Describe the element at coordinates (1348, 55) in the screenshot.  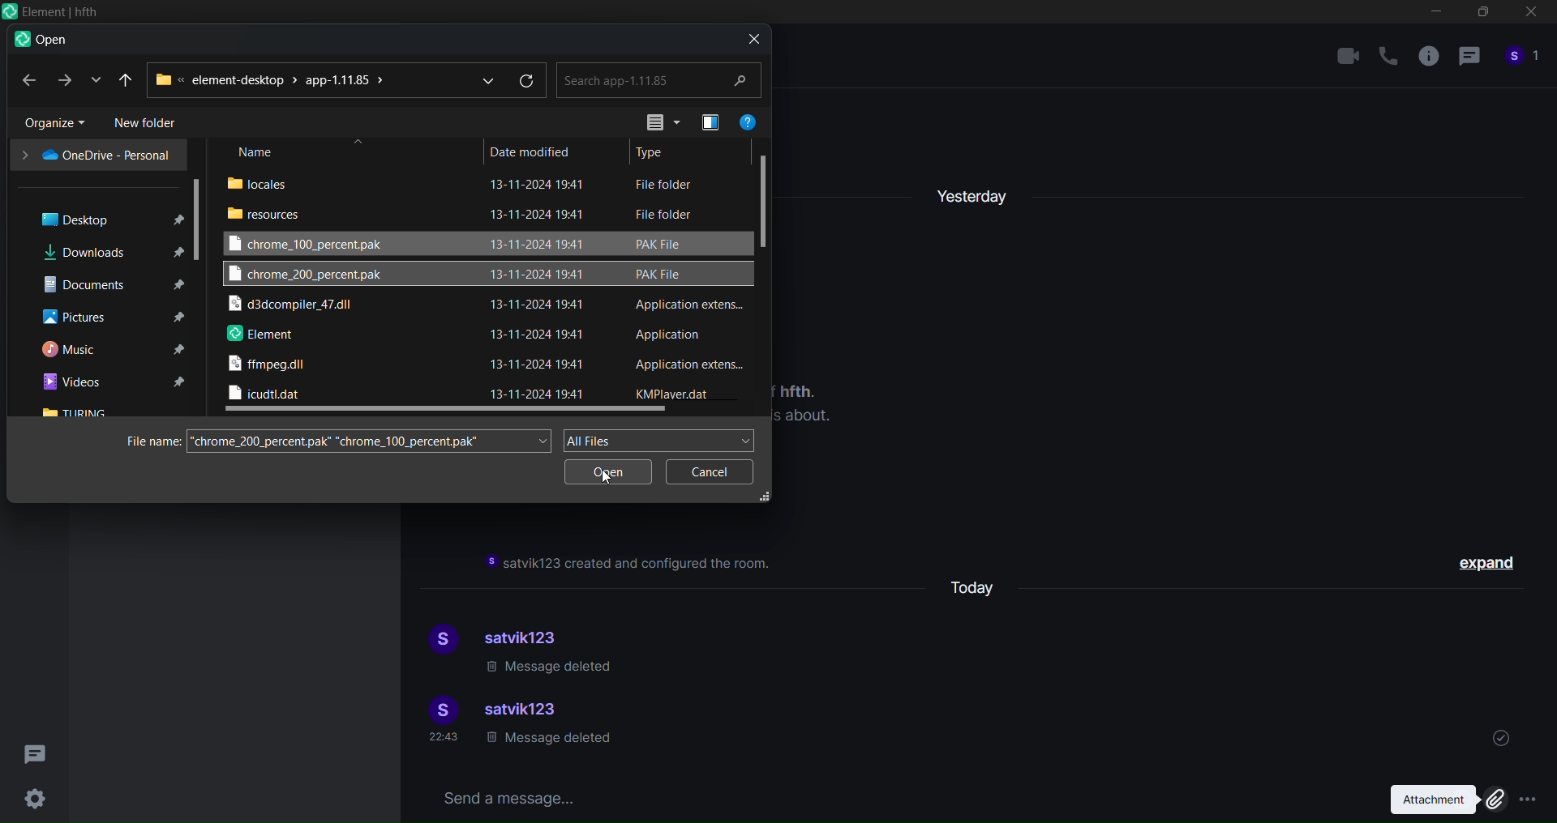
I see `video call` at that location.